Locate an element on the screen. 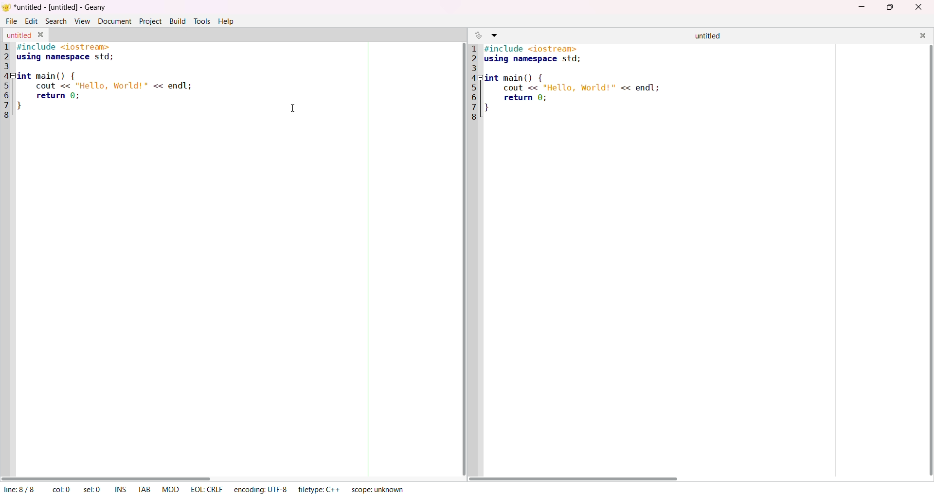 The height and width of the screenshot is (495, 934). Help is located at coordinates (228, 21).